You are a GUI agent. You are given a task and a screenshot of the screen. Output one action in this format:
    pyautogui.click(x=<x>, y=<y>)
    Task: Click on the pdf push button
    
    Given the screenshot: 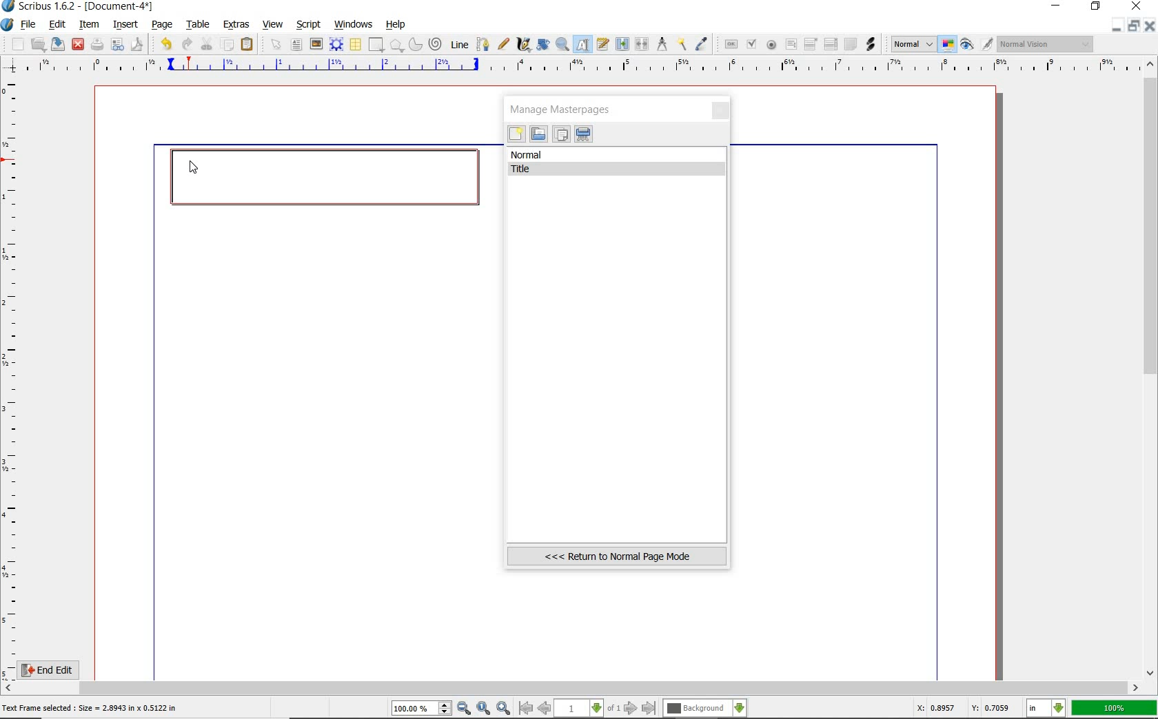 What is the action you would take?
    pyautogui.click(x=729, y=43)
    